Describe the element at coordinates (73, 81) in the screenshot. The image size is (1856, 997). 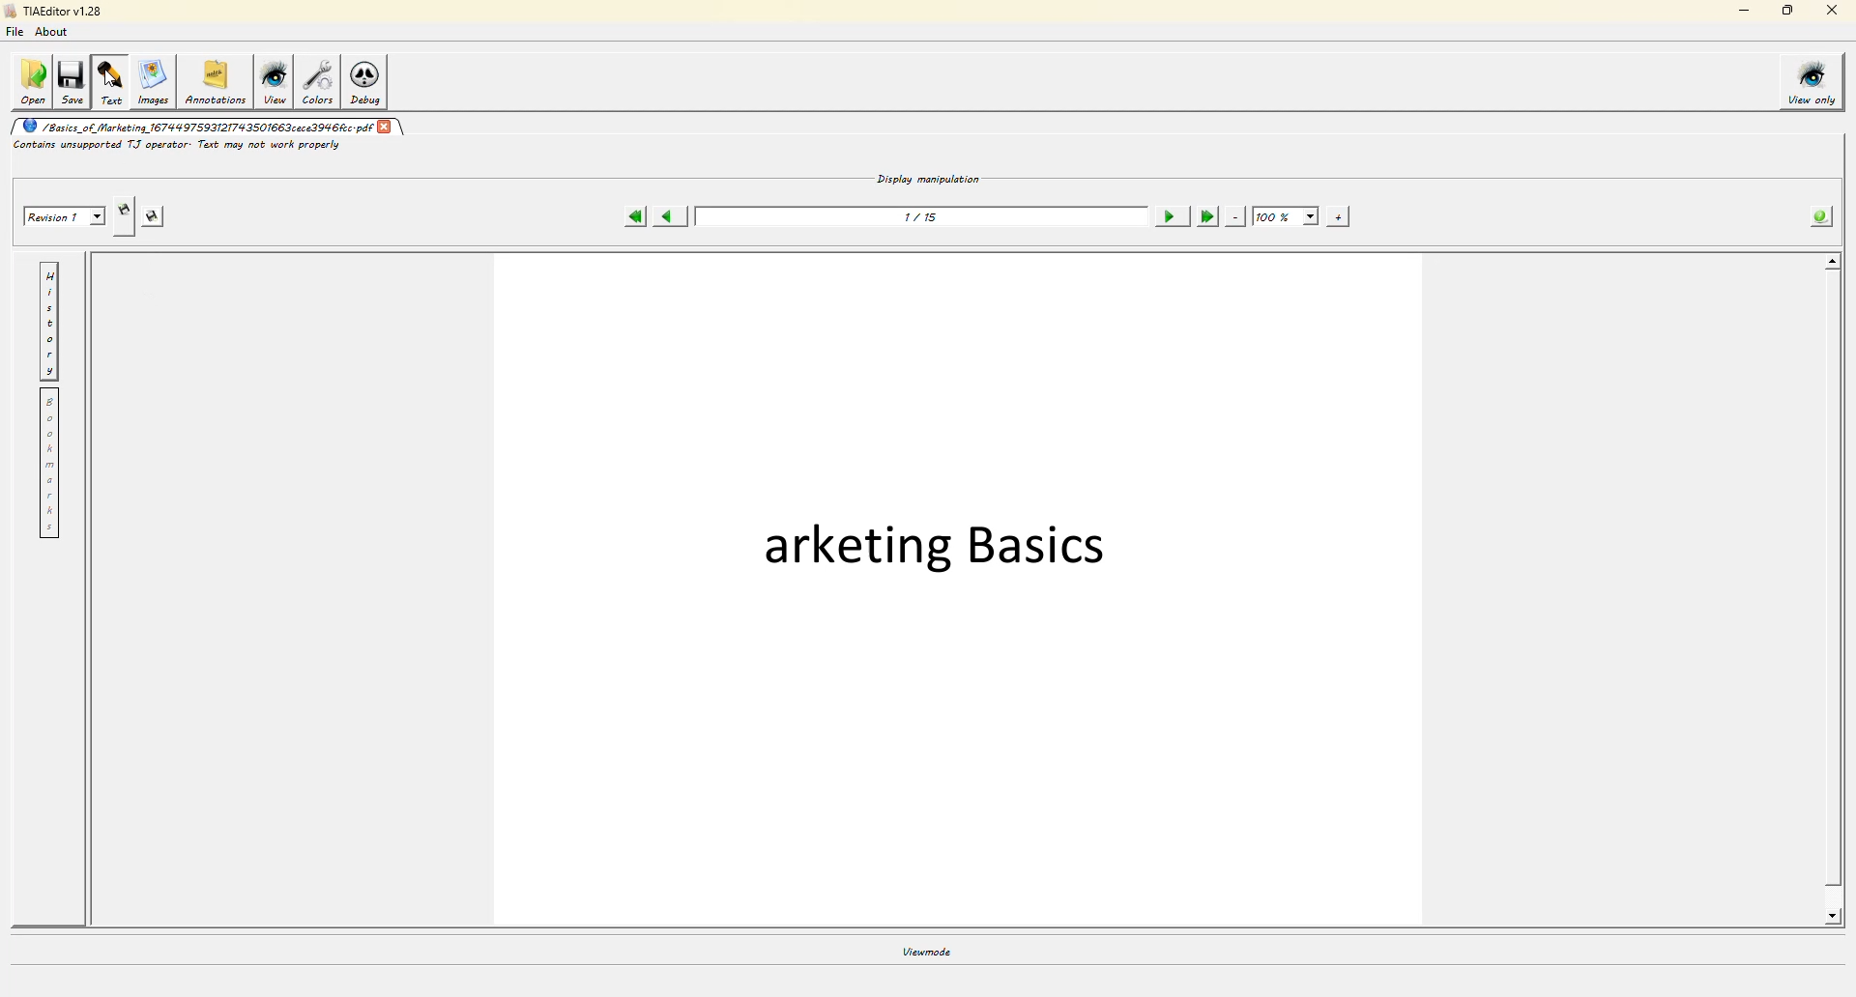
I see `save` at that location.